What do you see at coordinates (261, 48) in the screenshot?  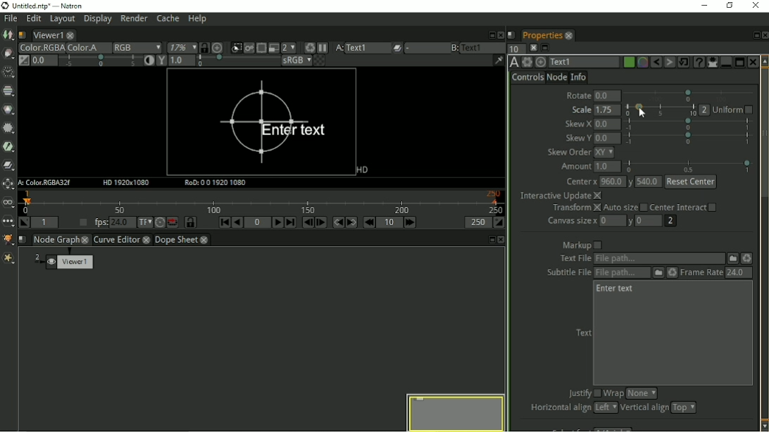 I see `limit portion of viewer` at bounding box center [261, 48].